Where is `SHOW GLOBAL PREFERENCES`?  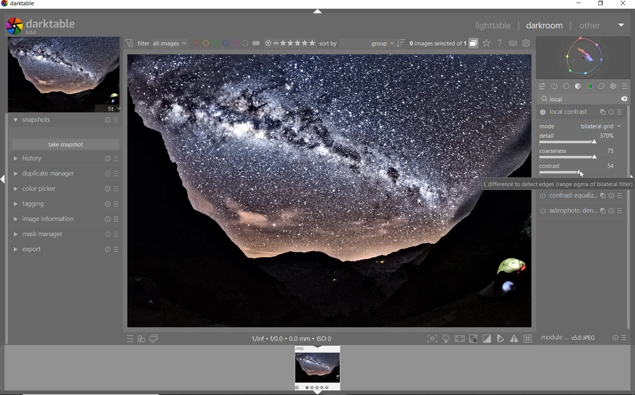 SHOW GLOBAL PREFERENCES is located at coordinates (526, 43).